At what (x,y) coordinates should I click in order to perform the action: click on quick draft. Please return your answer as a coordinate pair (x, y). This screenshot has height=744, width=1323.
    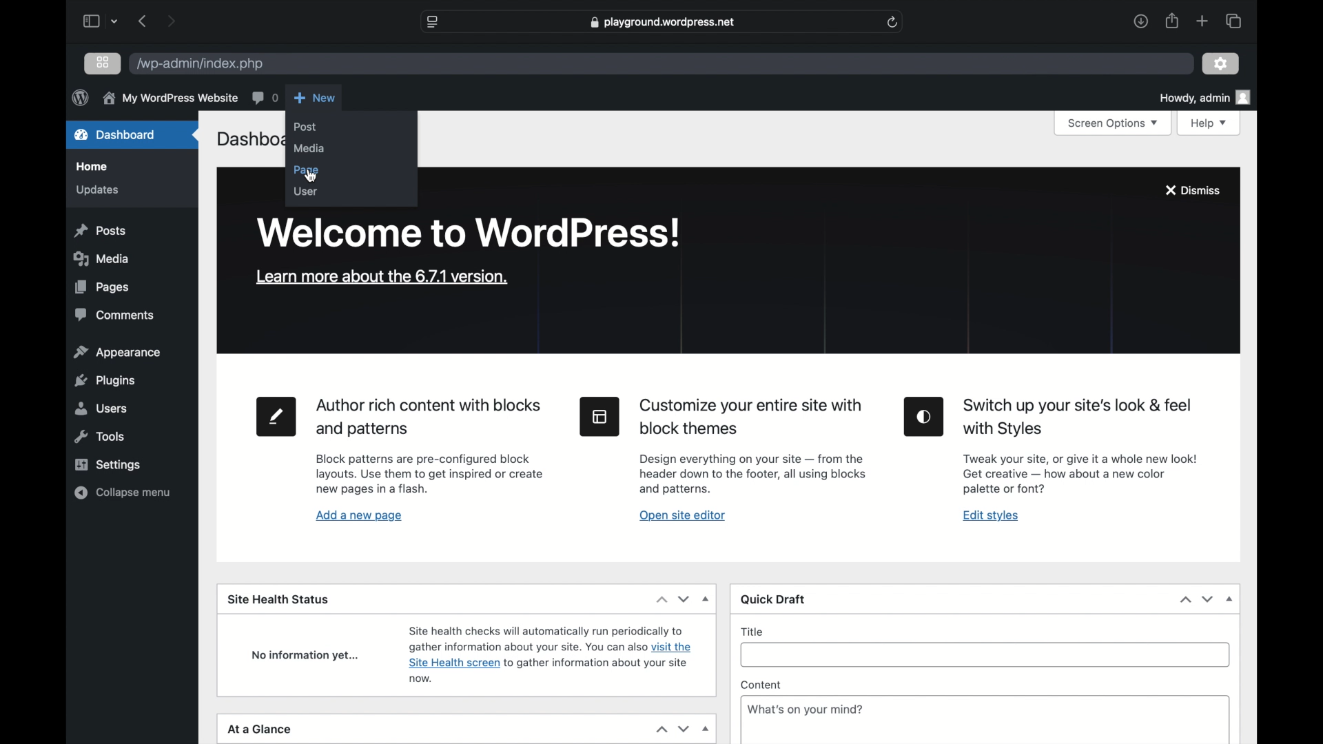
    Looking at the image, I should click on (773, 600).